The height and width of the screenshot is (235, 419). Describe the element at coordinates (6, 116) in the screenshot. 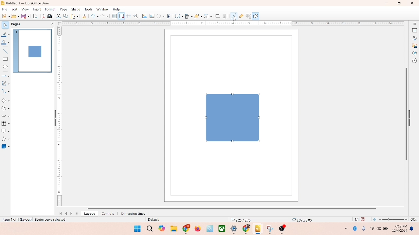

I see `block arrow` at that location.